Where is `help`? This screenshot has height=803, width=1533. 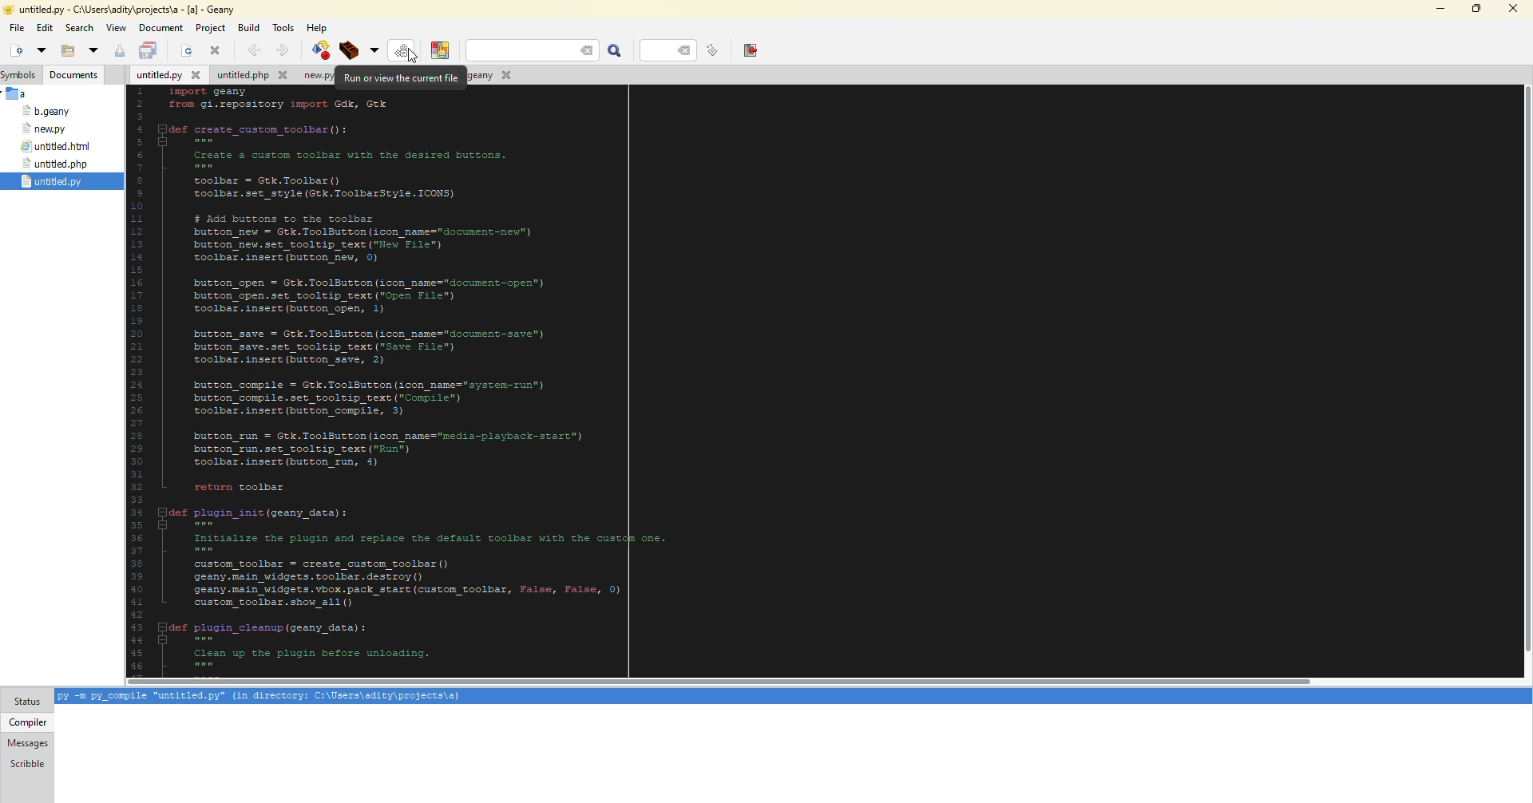
help is located at coordinates (317, 28).